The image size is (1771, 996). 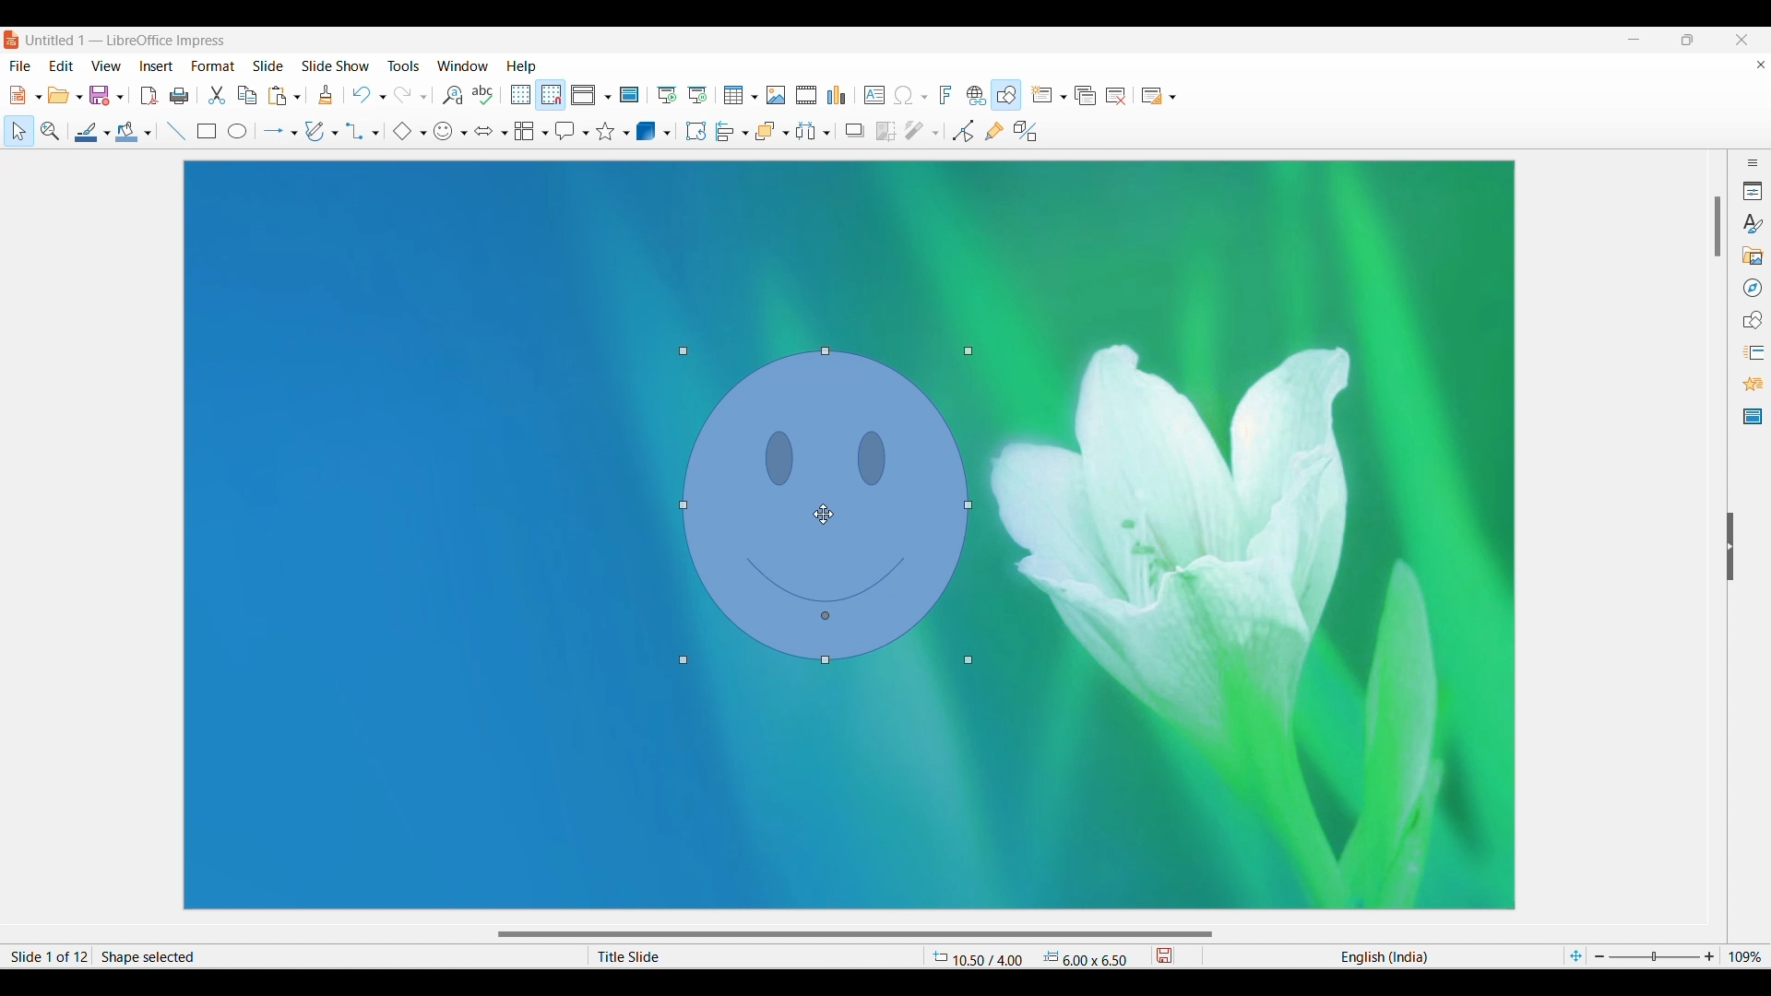 I want to click on Insert chart, so click(x=837, y=95).